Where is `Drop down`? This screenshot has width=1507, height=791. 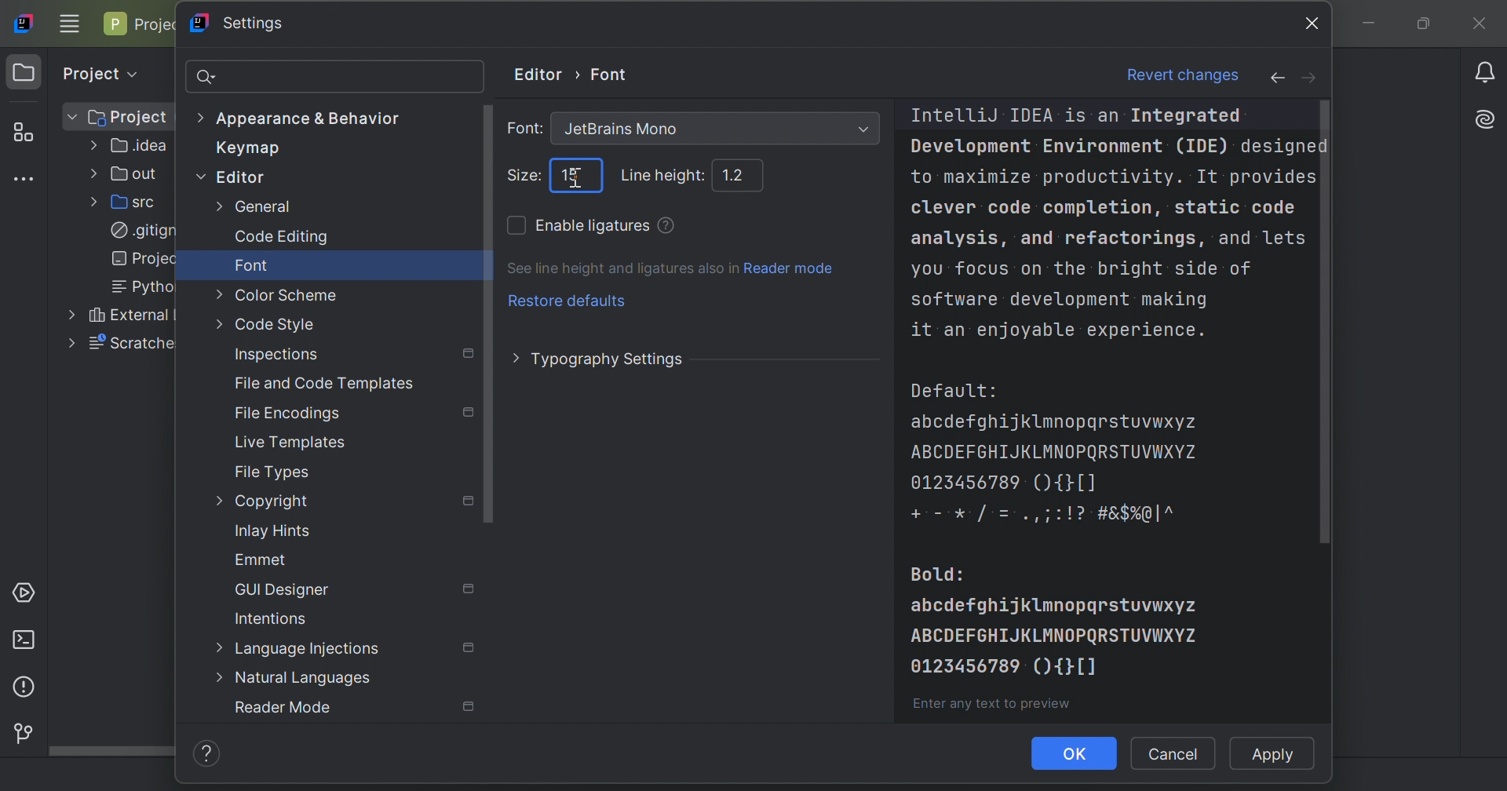 Drop down is located at coordinates (863, 129).